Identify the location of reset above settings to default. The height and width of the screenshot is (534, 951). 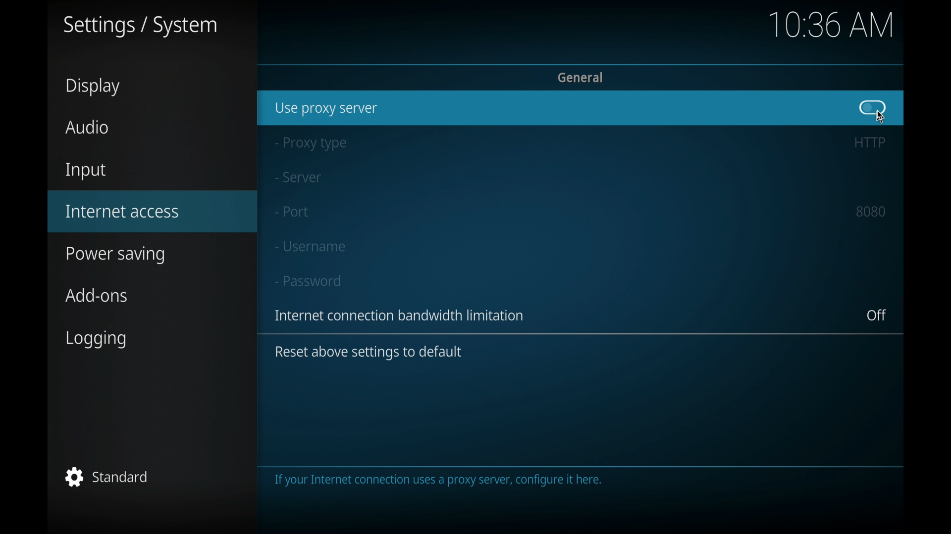
(369, 353).